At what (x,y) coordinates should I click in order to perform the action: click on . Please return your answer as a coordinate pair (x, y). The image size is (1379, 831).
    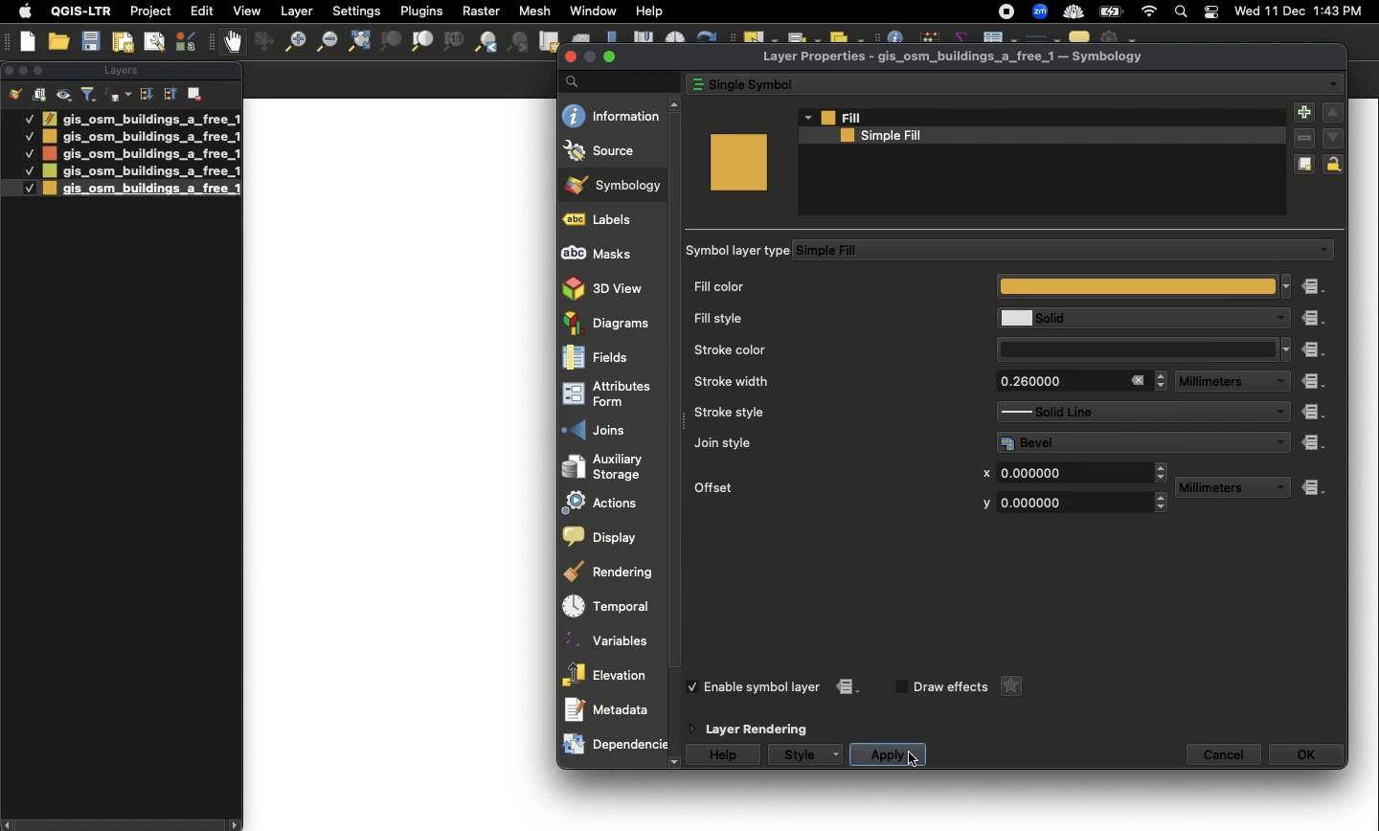
    Looking at the image, I should click on (1315, 320).